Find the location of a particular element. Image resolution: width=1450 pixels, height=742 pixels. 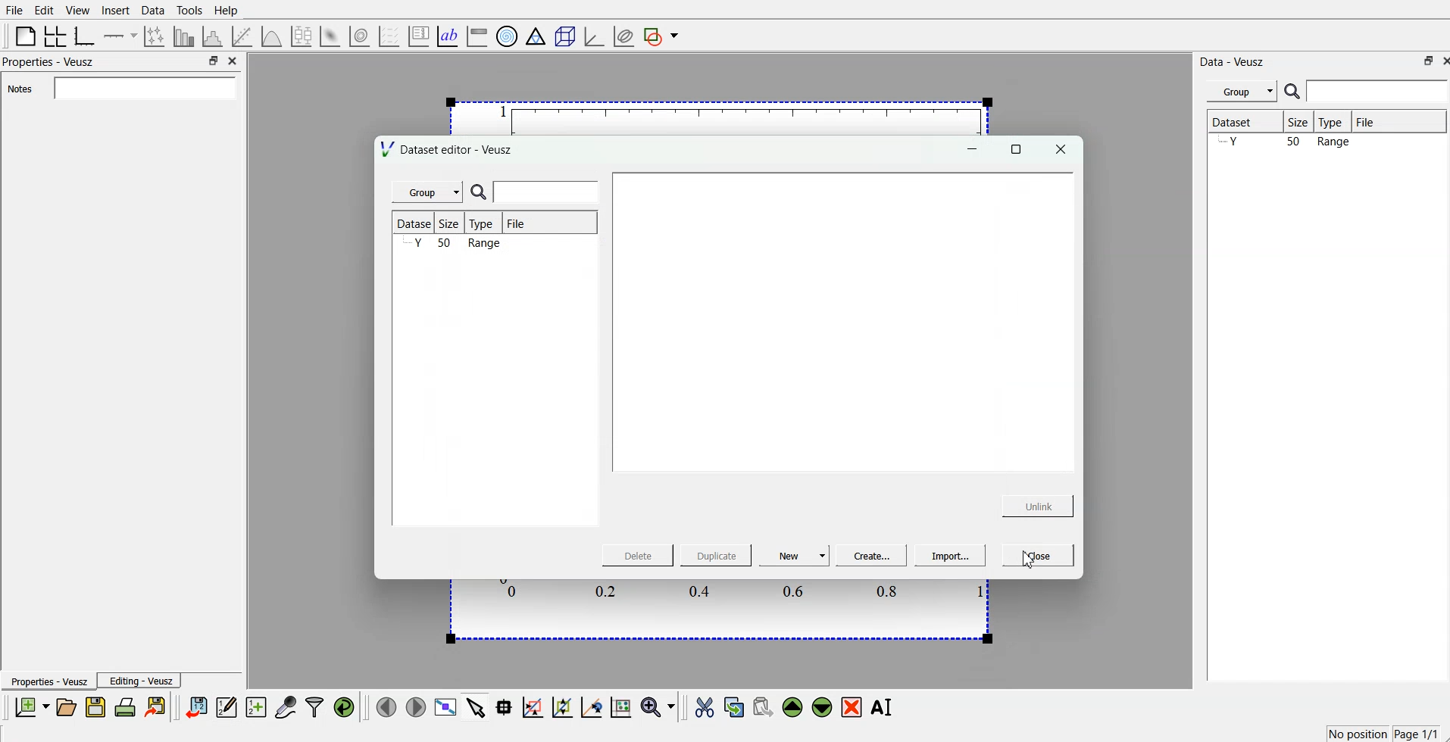

move the selected widgets down is located at coordinates (822, 707).